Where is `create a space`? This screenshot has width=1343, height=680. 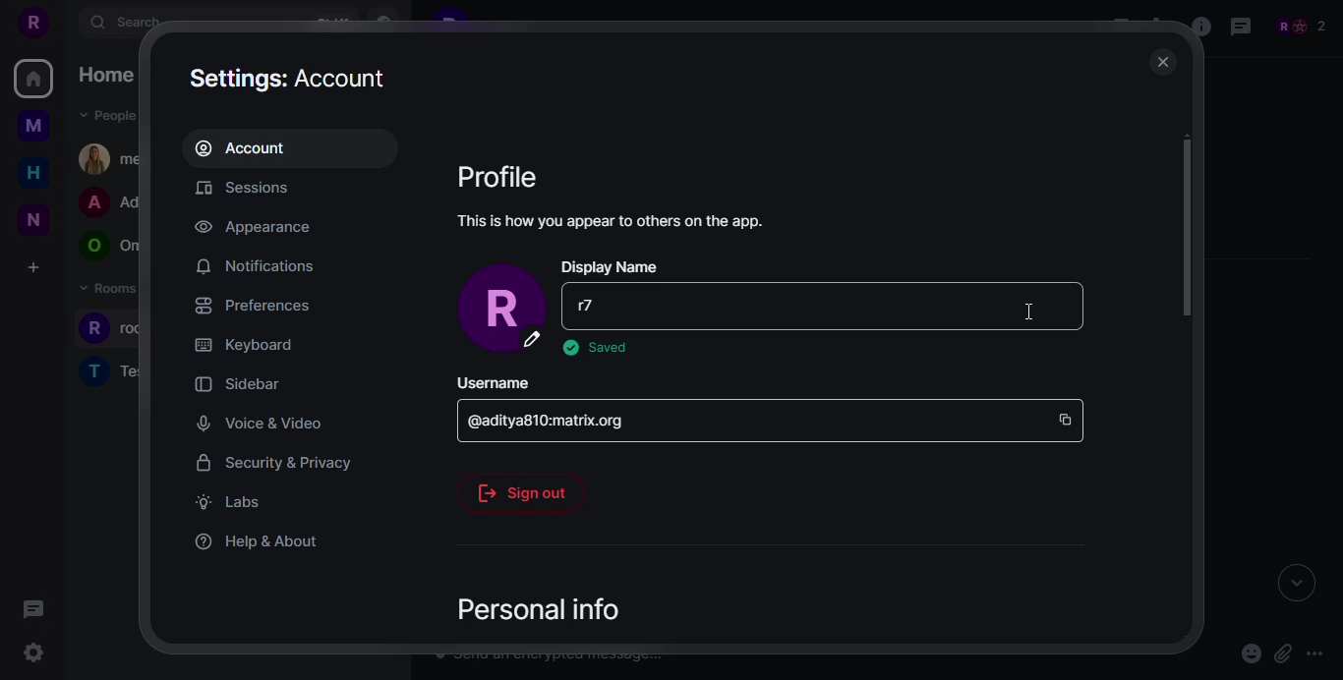
create a space is located at coordinates (32, 269).